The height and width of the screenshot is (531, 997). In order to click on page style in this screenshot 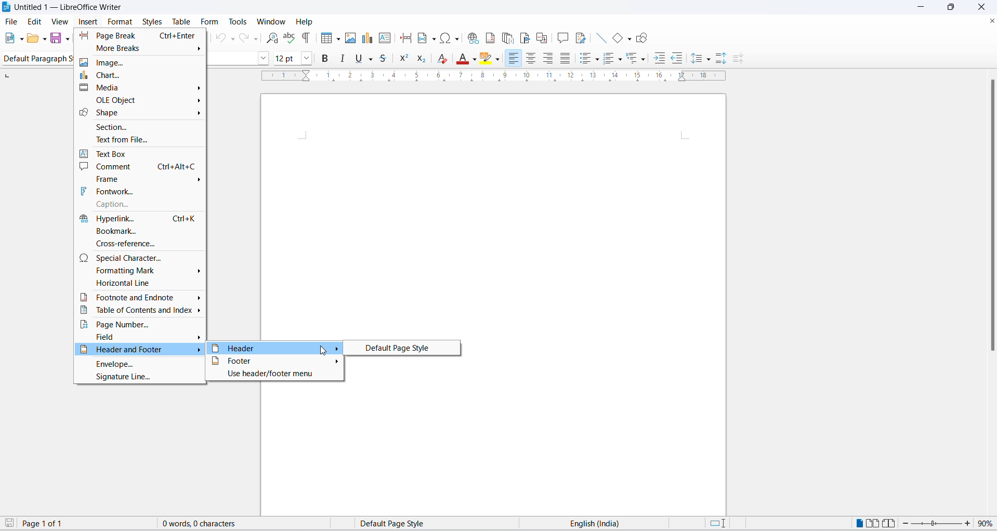, I will do `click(399, 523)`.